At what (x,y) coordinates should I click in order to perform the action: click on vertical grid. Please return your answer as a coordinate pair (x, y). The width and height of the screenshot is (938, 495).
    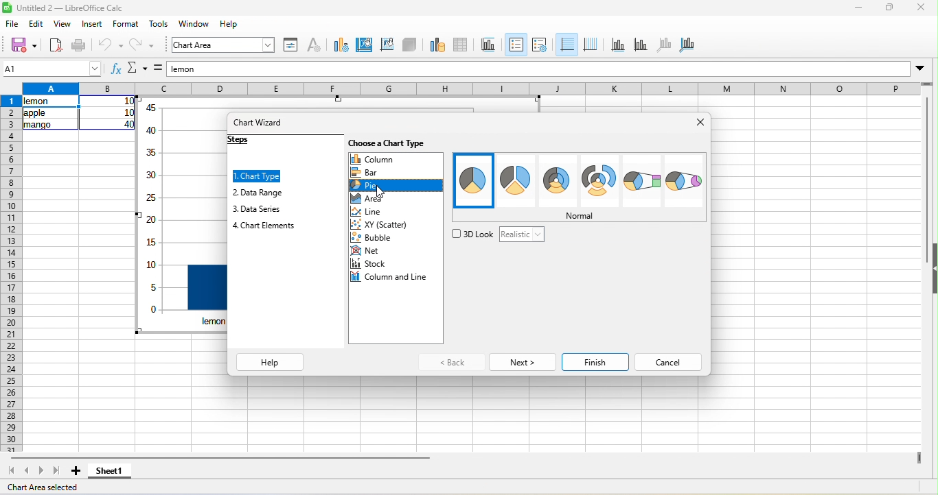
    Looking at the image, I should click on (593, 46).